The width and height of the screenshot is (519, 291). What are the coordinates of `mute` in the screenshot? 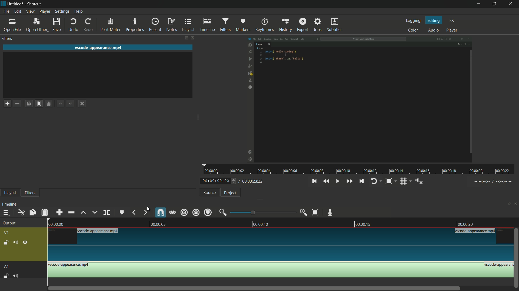 It's located at (15, 242).